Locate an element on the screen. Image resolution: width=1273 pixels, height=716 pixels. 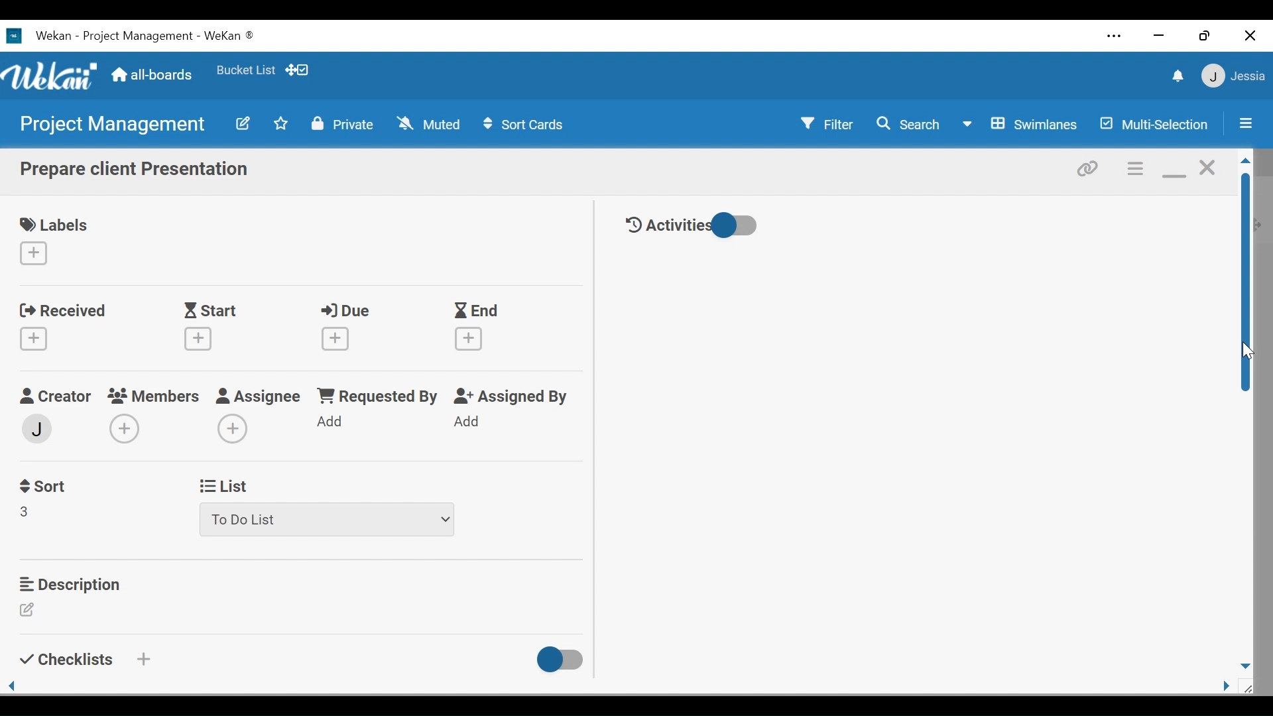
Multi-Selection is located at coordinates (1152, 124).